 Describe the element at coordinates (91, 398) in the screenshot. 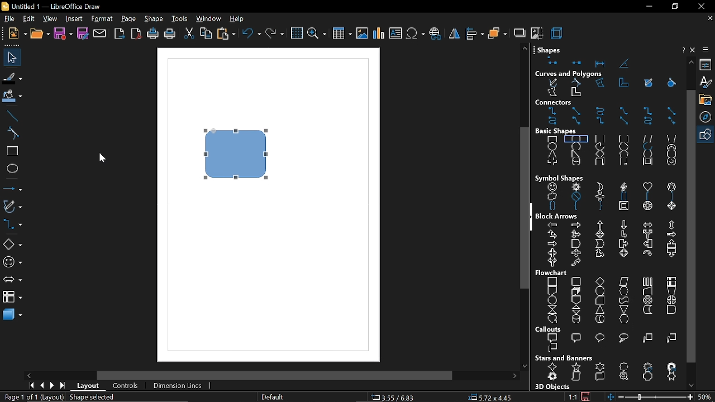

I see `shape selected` at that location.